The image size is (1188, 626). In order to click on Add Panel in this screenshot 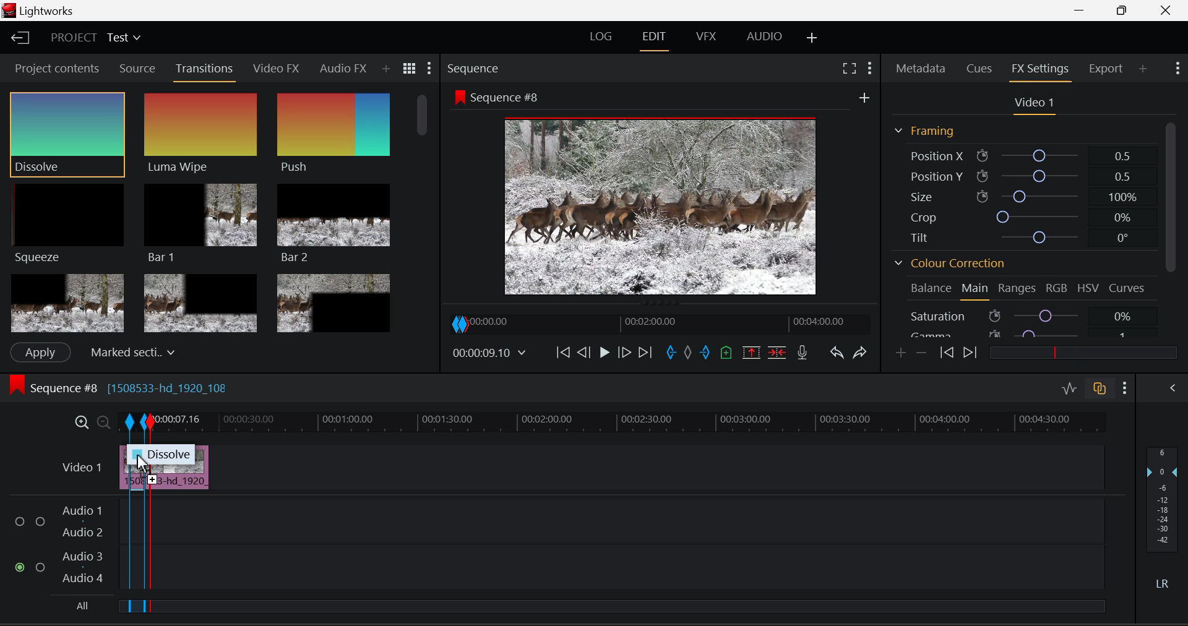, I will do `click(385, 69)`.